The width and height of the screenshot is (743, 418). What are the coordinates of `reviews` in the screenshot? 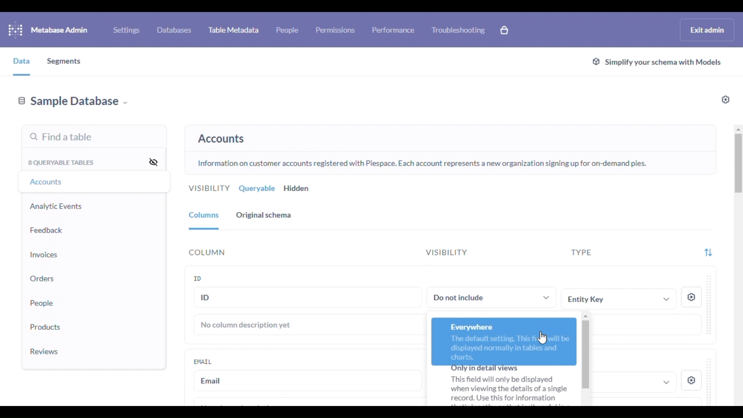 It's located at (45, 351).